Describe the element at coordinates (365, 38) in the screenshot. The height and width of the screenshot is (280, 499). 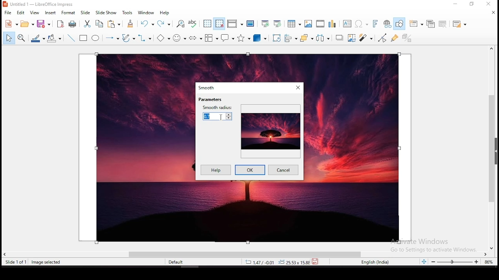
I see `filter` at that location.